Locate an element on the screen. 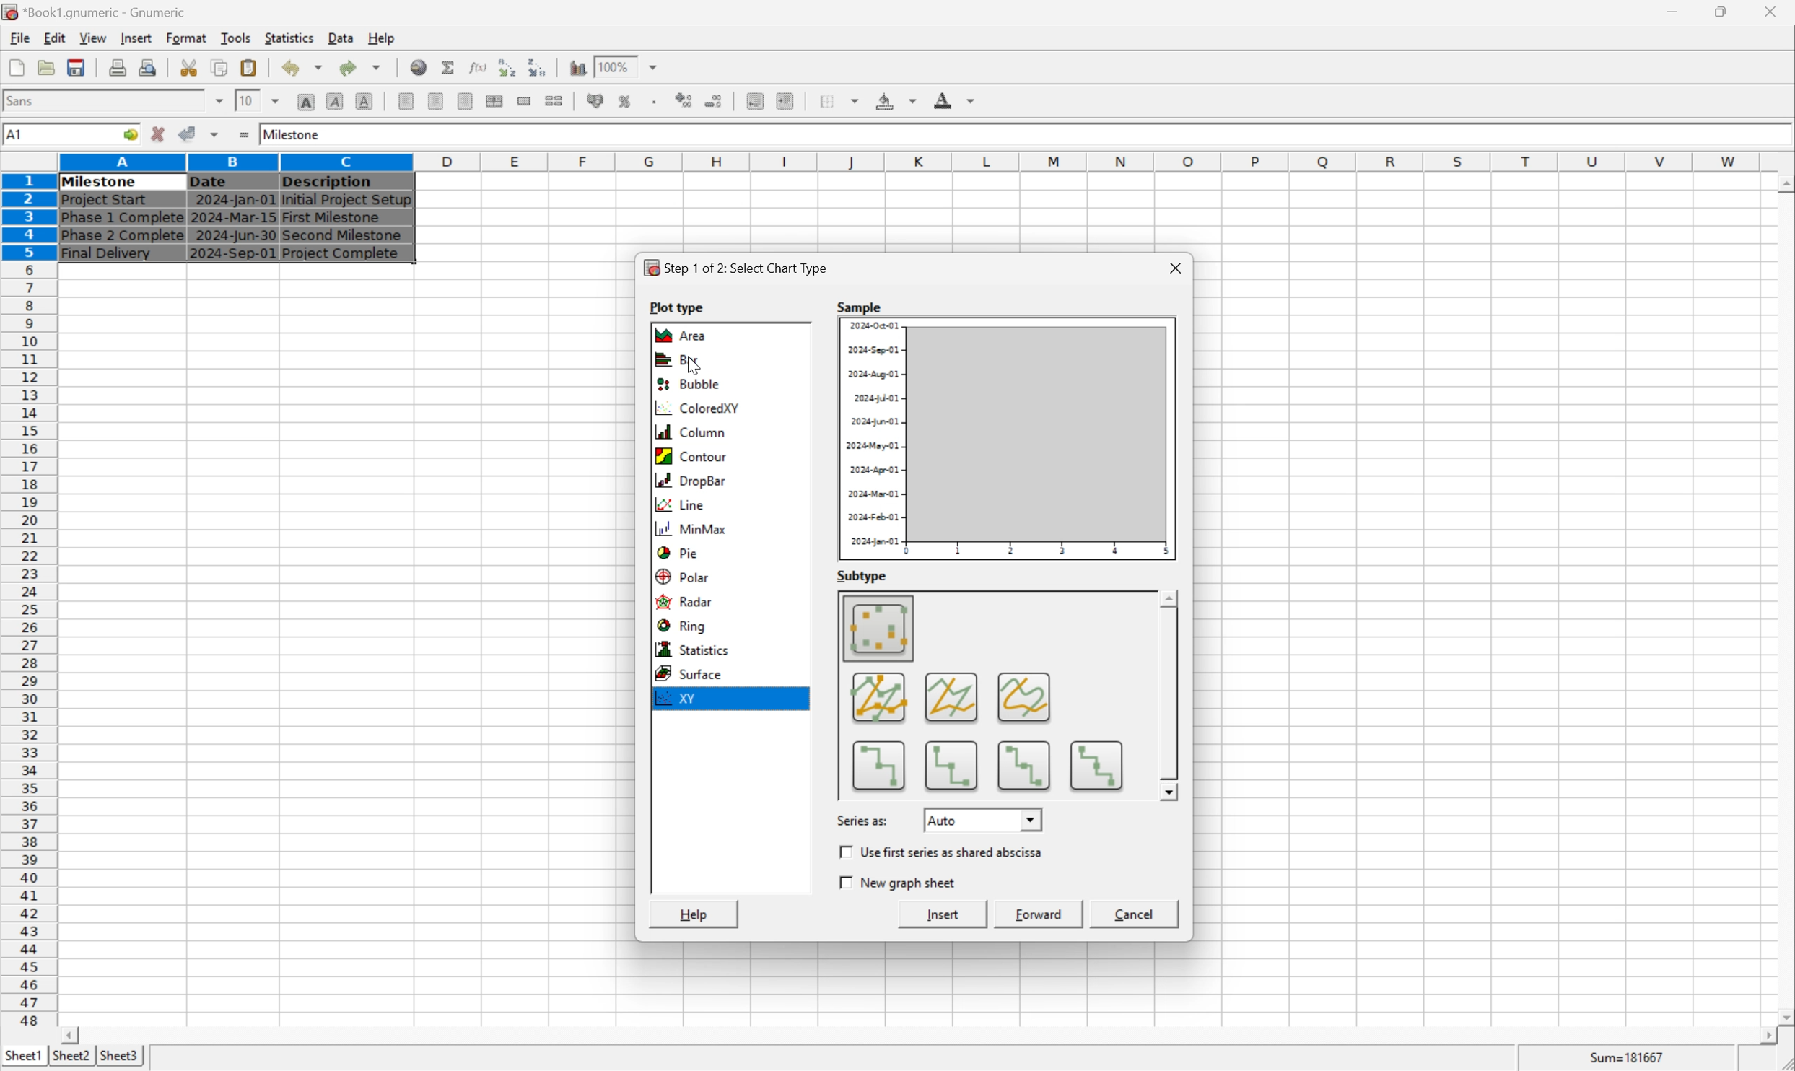  data is located at coordinates (340, 35).